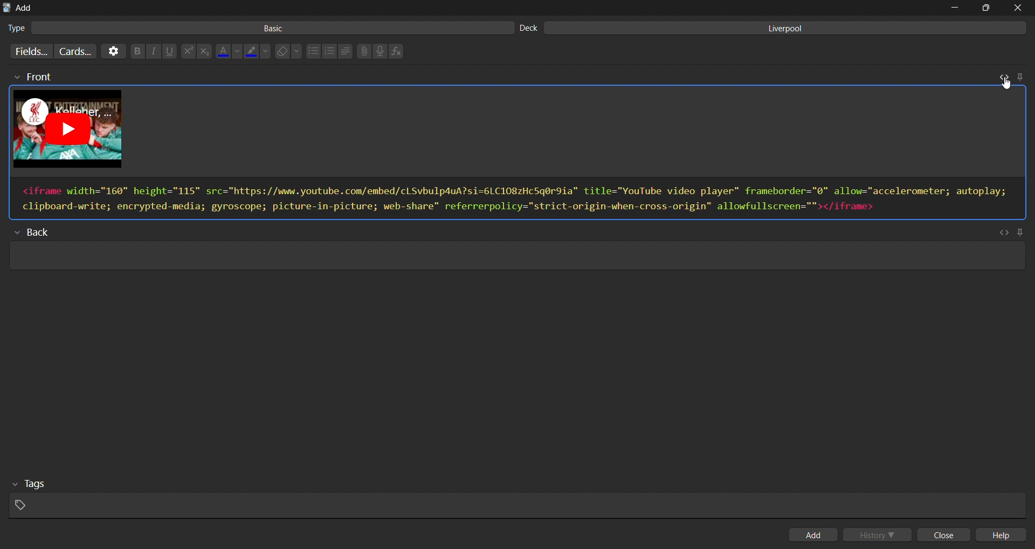 Image resolution: width=1035 pixels, height=549 pixels. Describe the element at coordinates (1022, 231) in the screenshot. I see `pin` at that location.